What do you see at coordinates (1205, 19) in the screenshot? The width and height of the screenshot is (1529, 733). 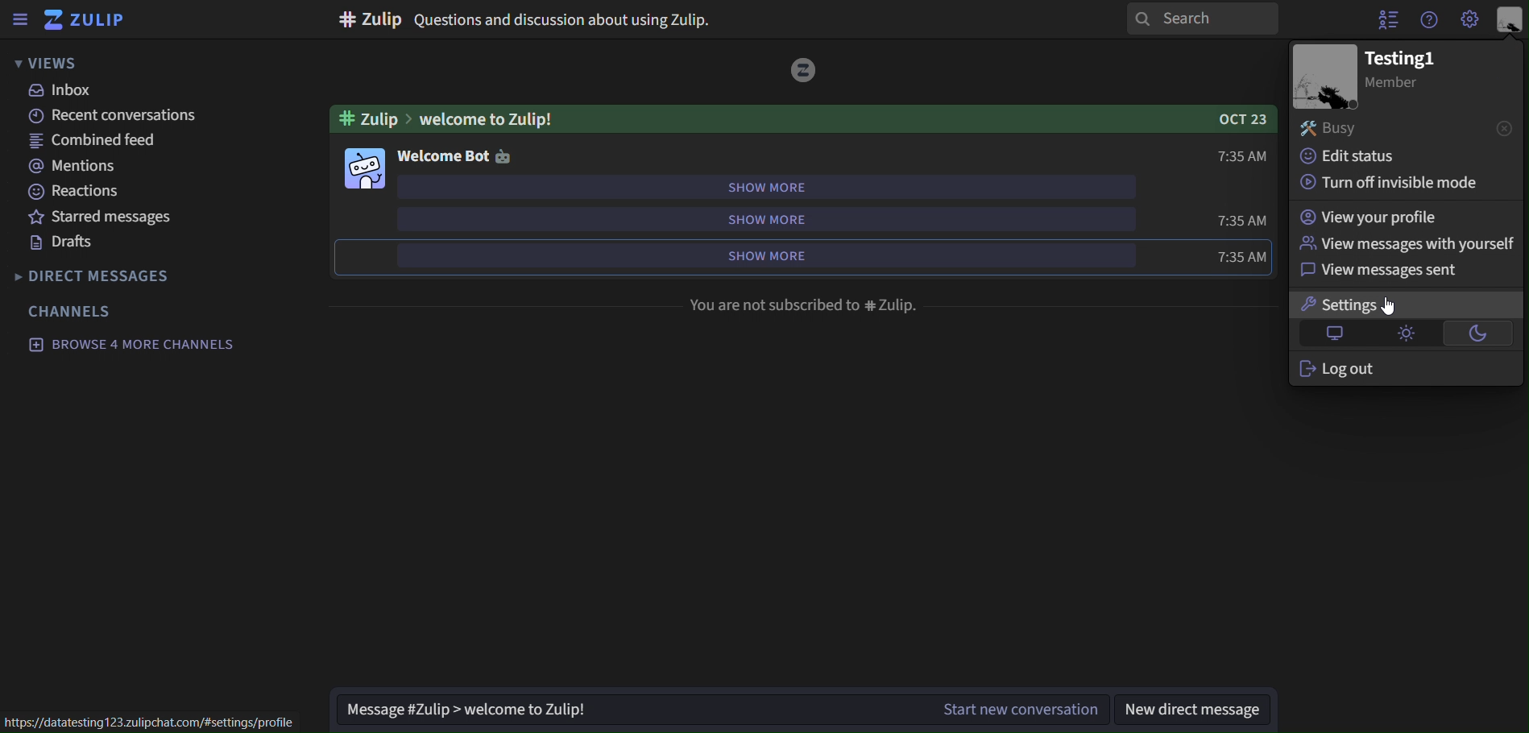 I see `search ` at bounding box center [1205, 19].